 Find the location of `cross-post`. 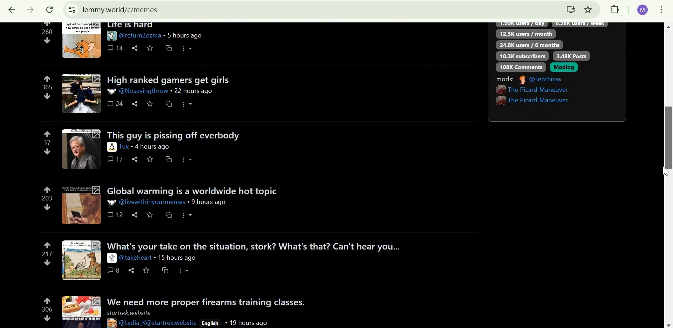

cross-post is located at coordinates (170, 103).